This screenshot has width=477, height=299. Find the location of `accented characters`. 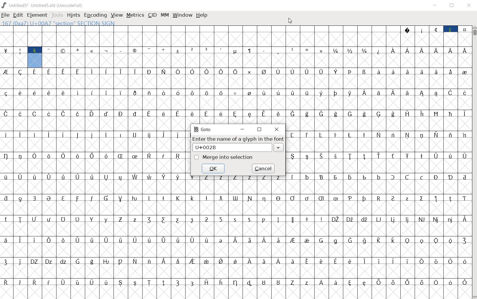

accented characters is located at coordinates (306, 184).